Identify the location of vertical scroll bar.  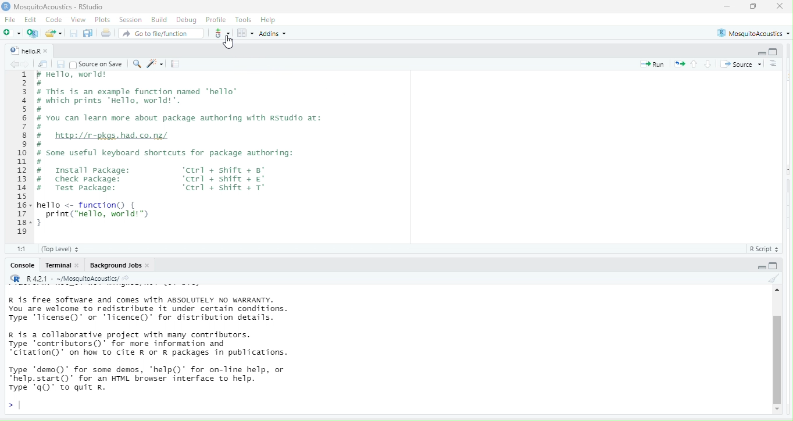
(777, 351).